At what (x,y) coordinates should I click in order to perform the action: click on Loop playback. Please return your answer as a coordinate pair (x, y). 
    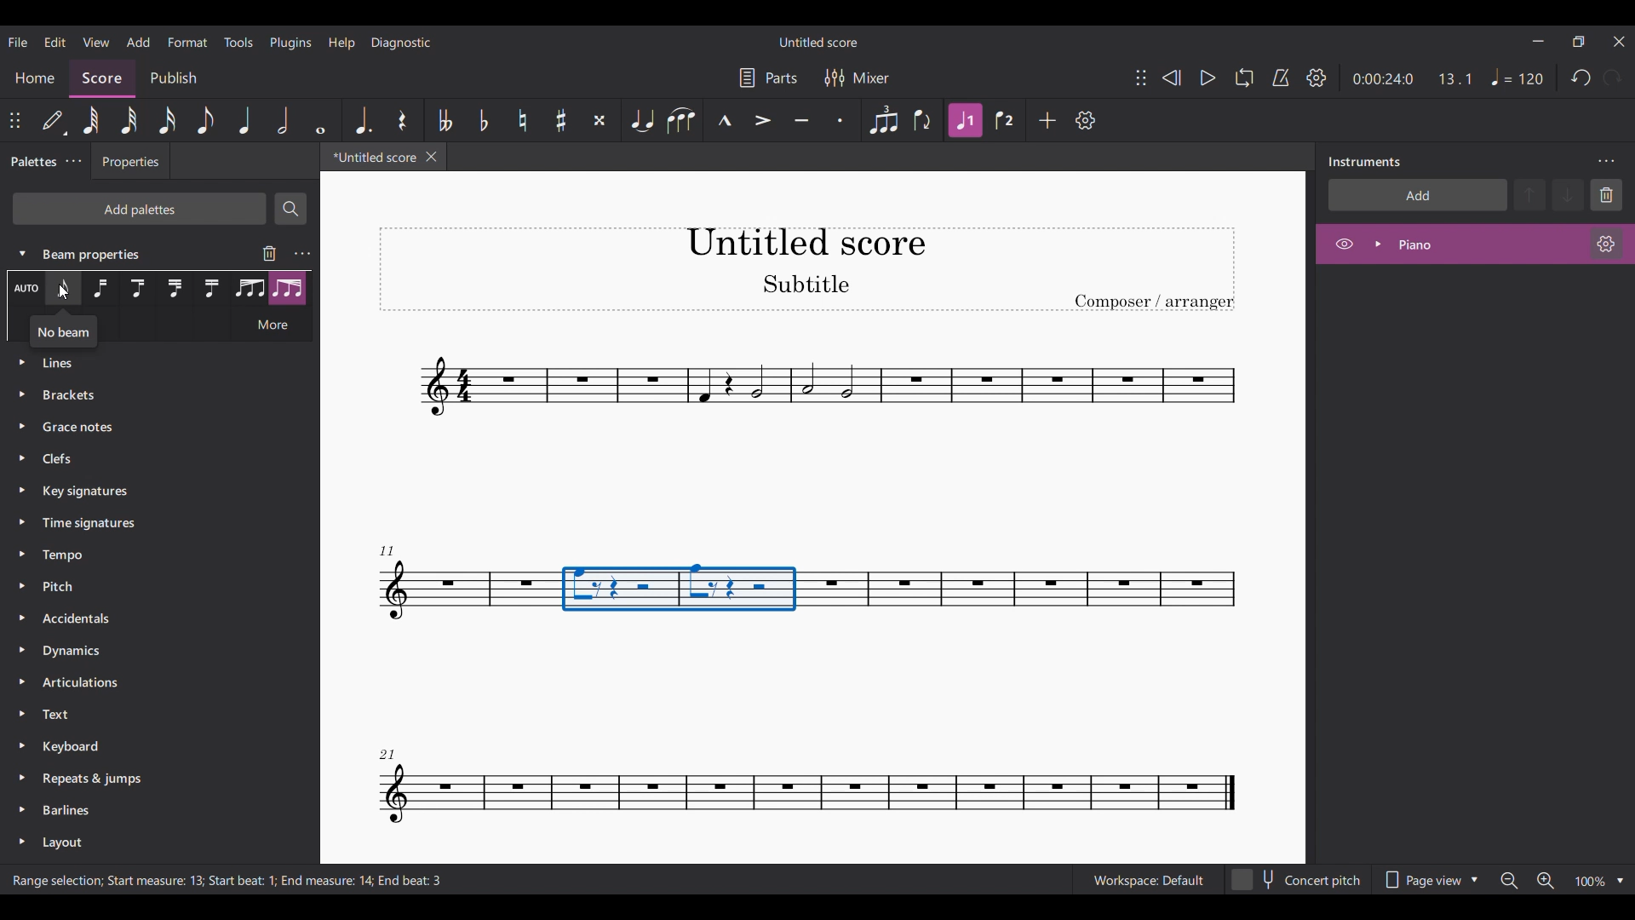
    Looking at the image, I should click on (1244, 78).